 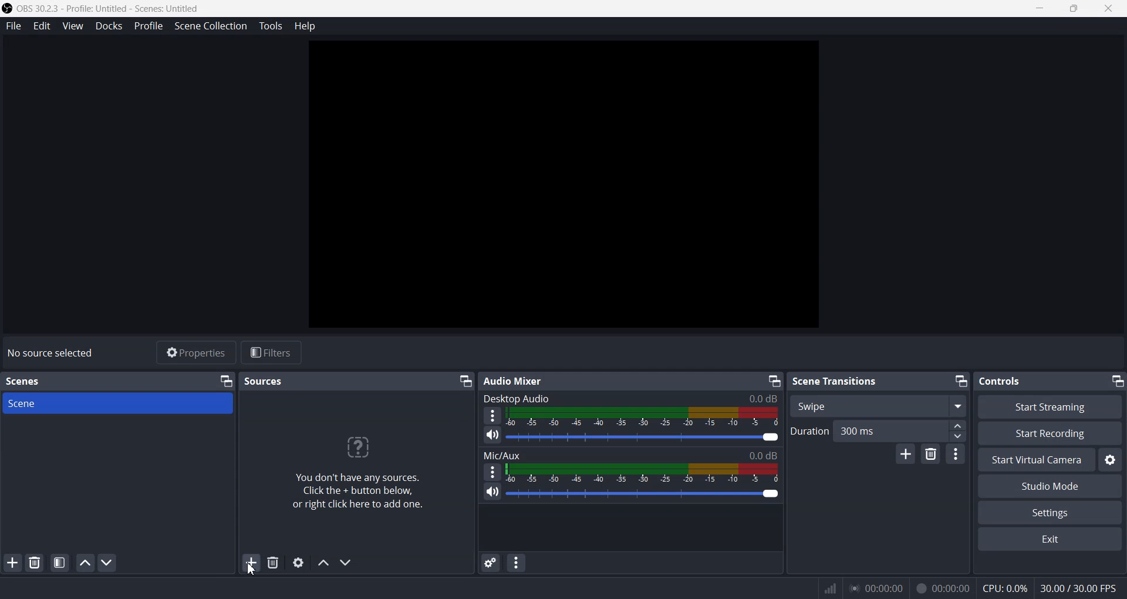 What do you see at coordinates (26, 382) in the screenshot?
I see `Text` at bounding box center [26, 382].